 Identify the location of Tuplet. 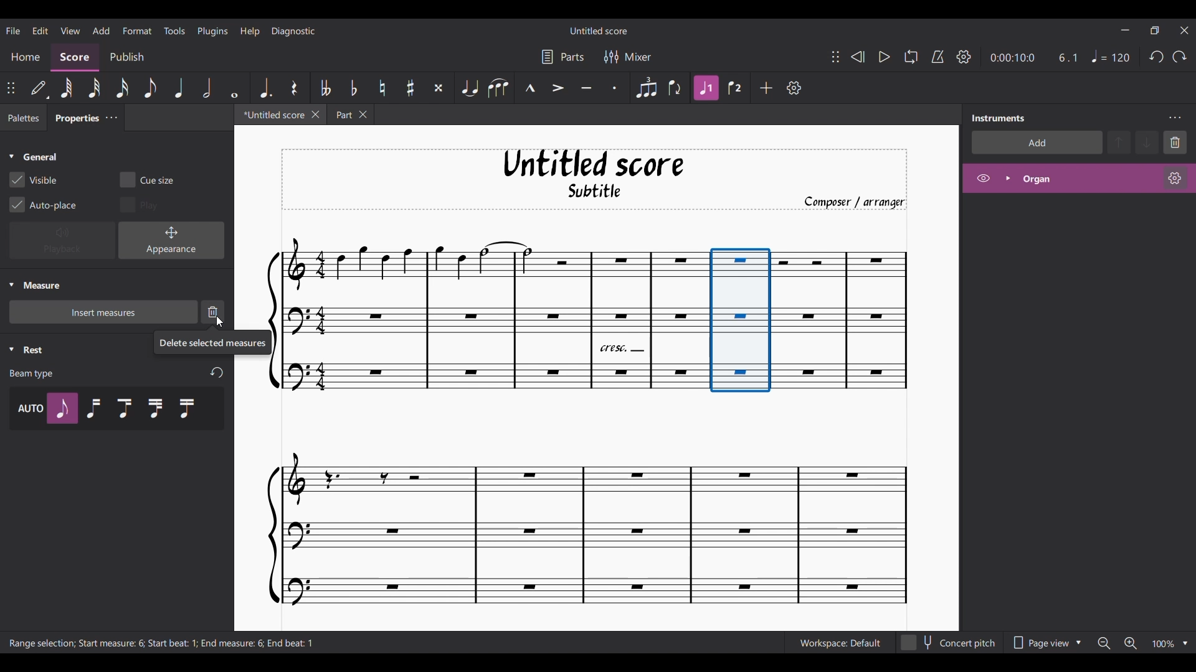
(645, 88).